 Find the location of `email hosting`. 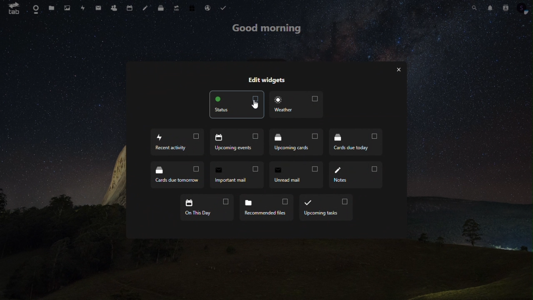

email hosting is located at coordinates (209, 9).